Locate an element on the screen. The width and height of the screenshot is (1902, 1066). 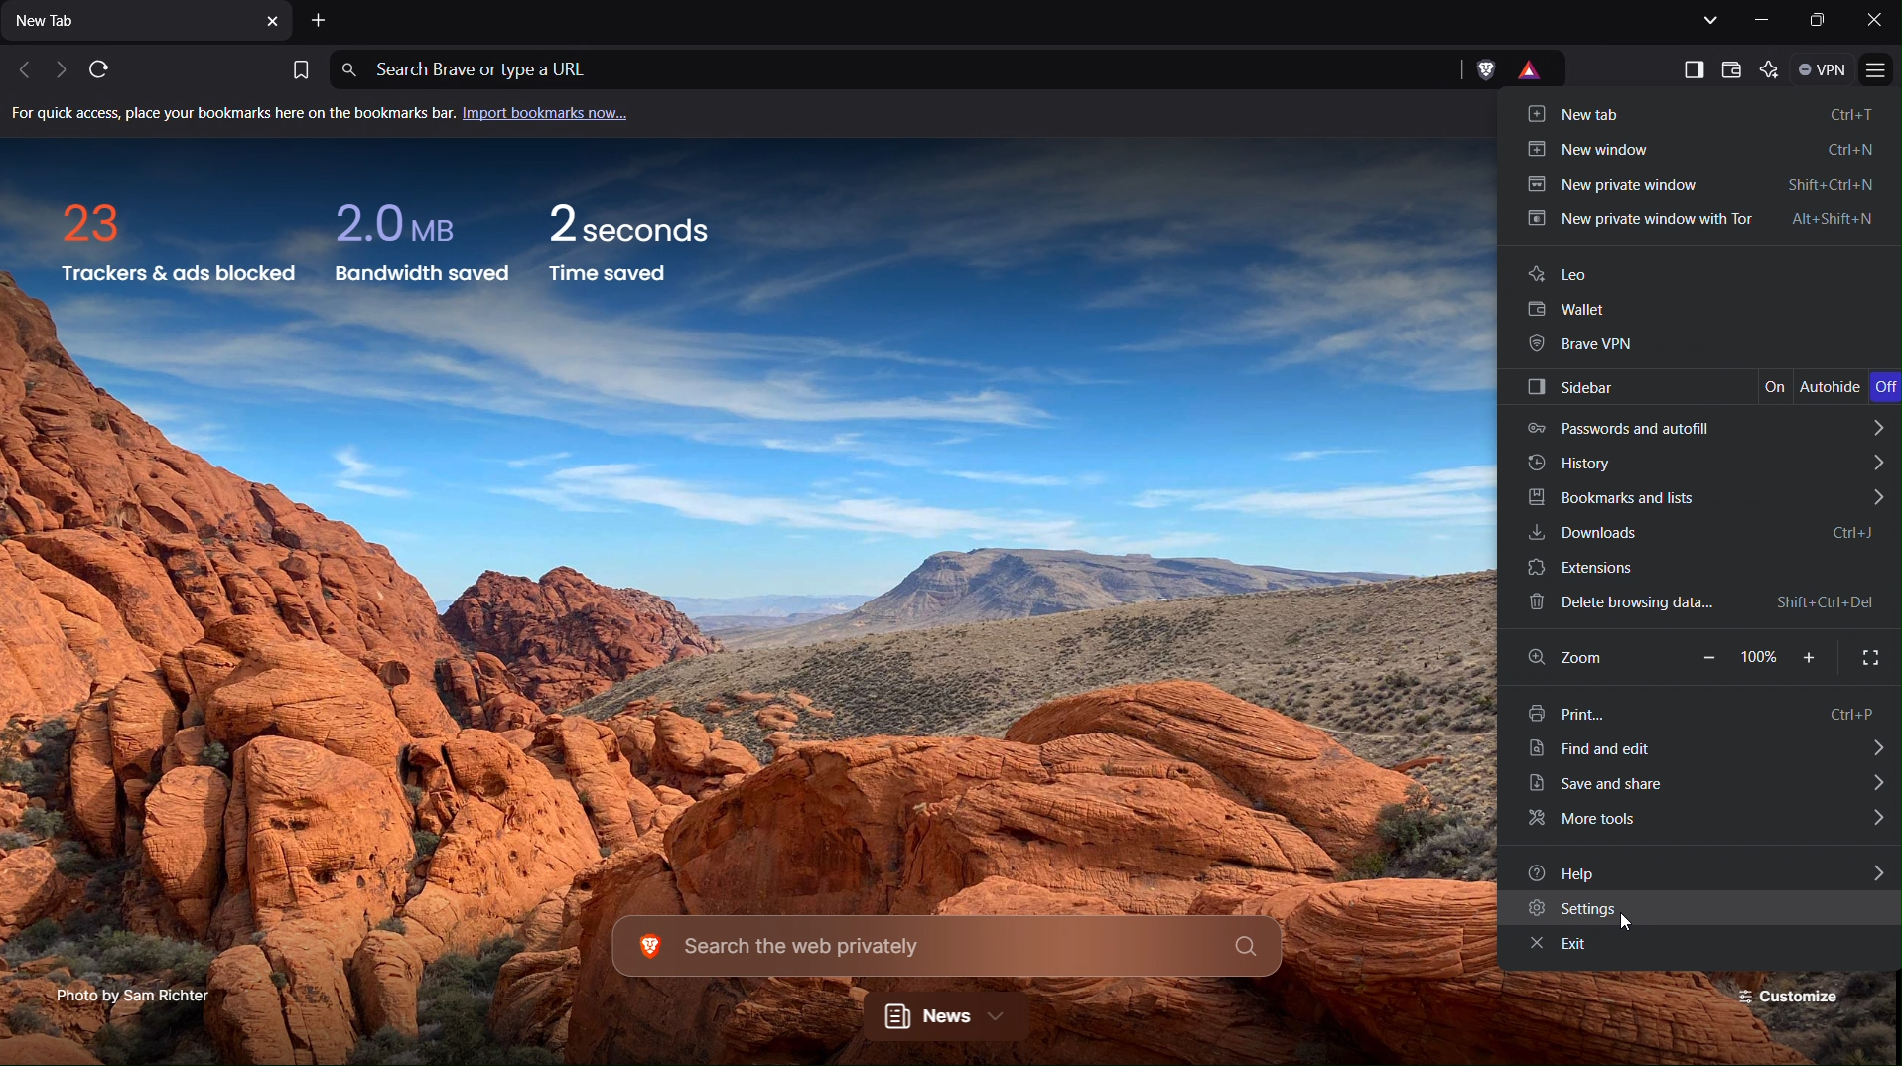
Trackers and ads blocked is located at coordinates (176, 240).